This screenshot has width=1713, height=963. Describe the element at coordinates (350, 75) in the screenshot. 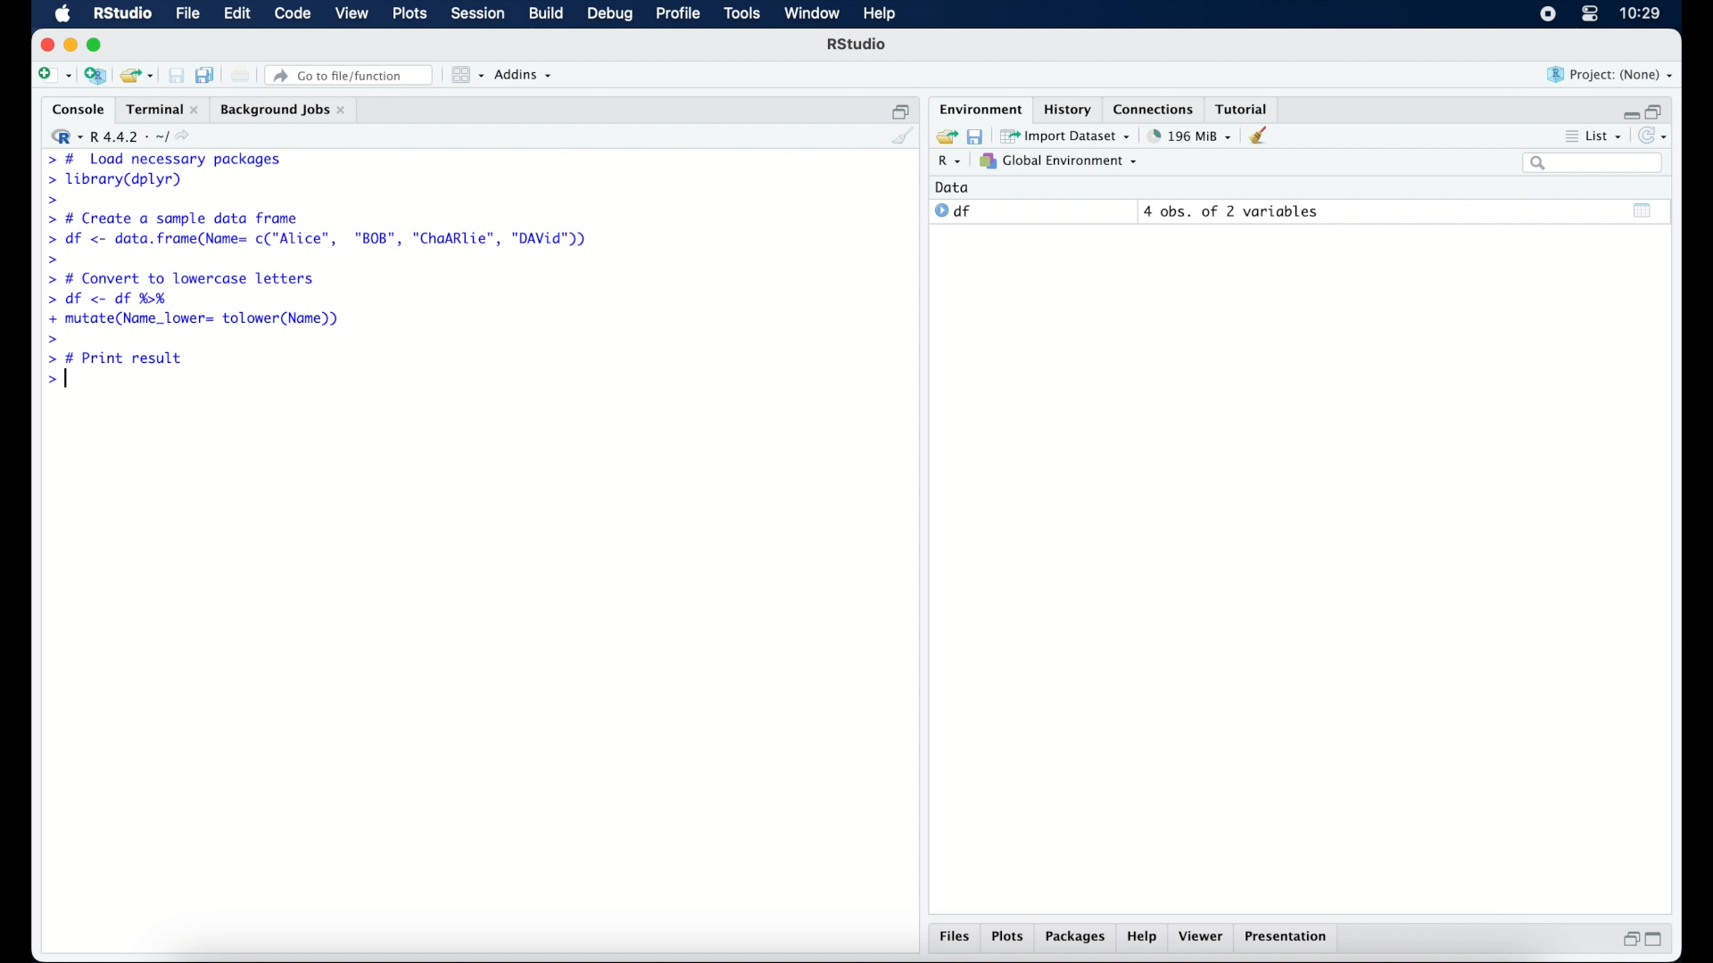

I see `go to file/function` at that location.